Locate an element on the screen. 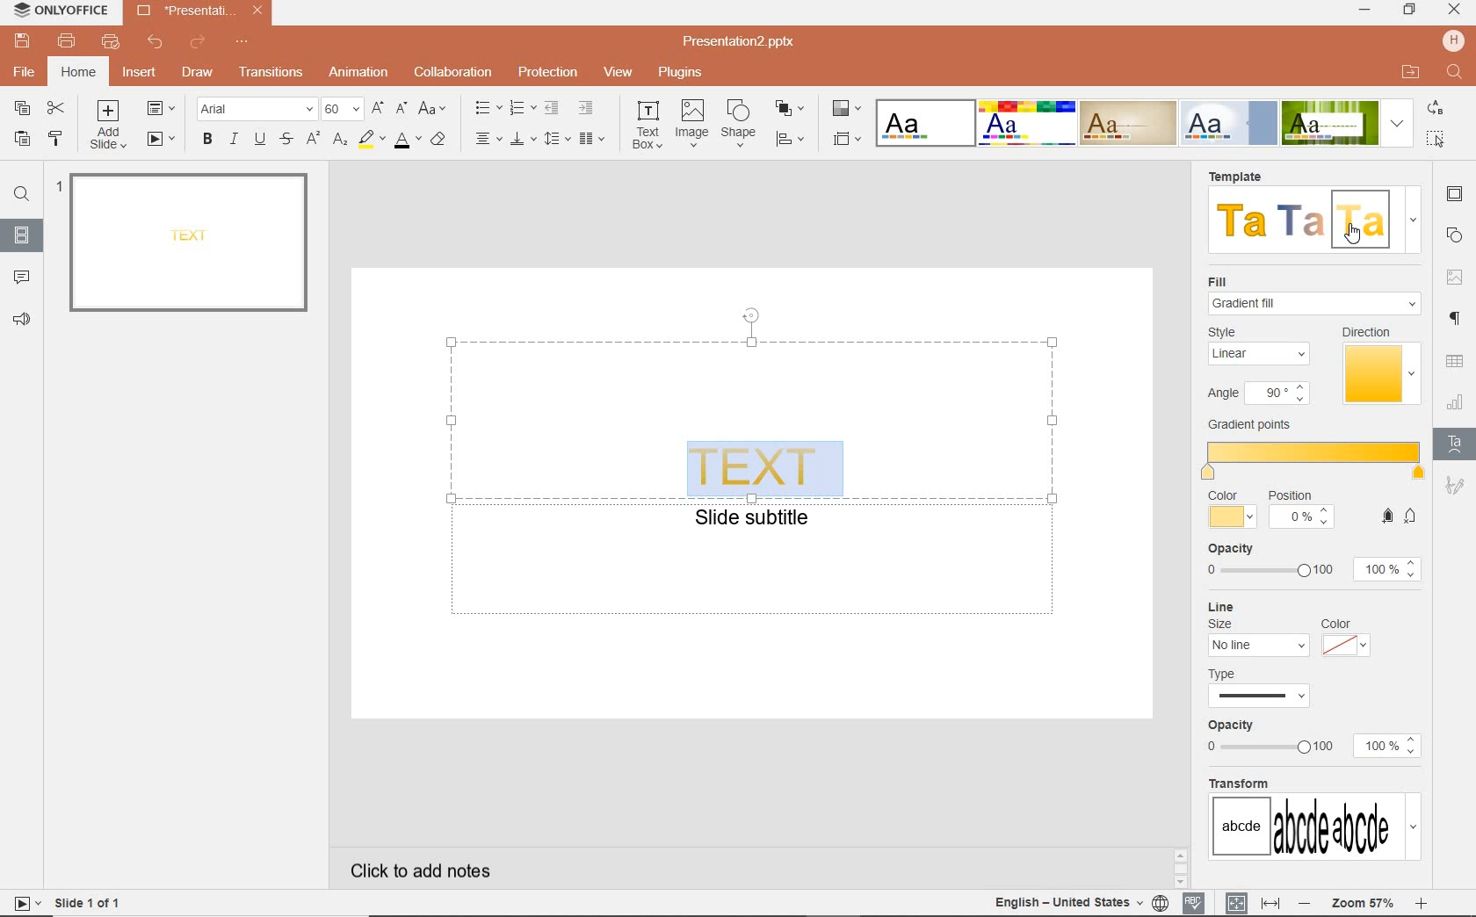 The width and height of the screenshot is (1476, 917). line spacing is located at coordinates (557, 138).